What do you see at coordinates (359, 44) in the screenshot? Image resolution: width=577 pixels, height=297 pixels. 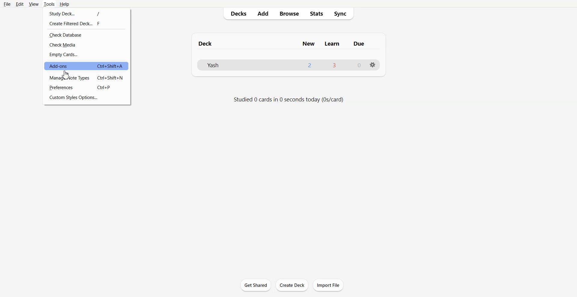 I see `Due` at bounding box center [359, 44].